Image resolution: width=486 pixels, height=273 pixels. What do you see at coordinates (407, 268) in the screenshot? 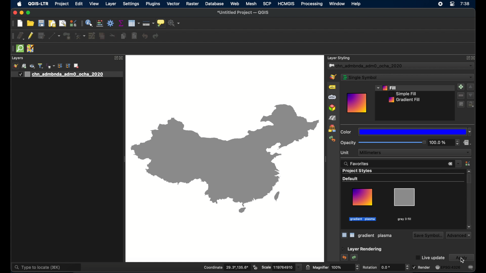
I see `increase/decrease arrows` at bounding box center [407, 268].